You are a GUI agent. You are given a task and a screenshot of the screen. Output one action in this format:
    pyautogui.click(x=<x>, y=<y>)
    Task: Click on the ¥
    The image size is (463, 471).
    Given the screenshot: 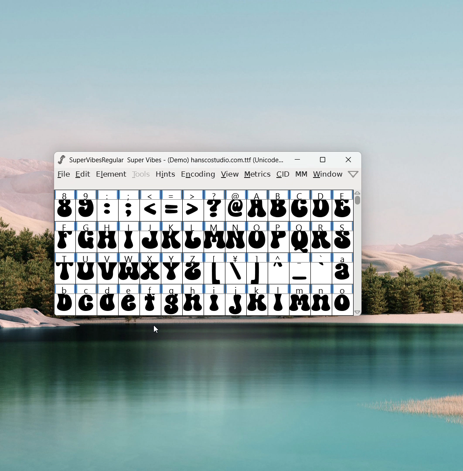 What is the action you would take?
    pyautogui.click(x=237, y=269)
    